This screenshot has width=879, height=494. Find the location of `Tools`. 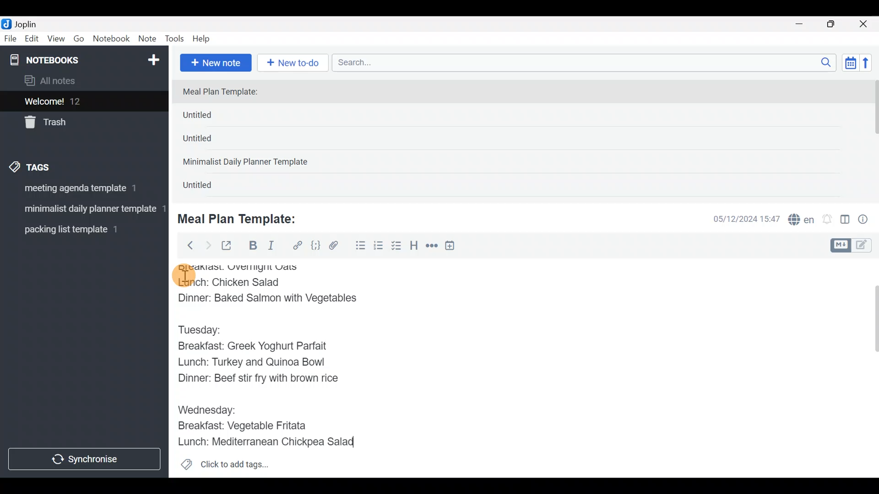

Tools is located at coordinates (175, 39).